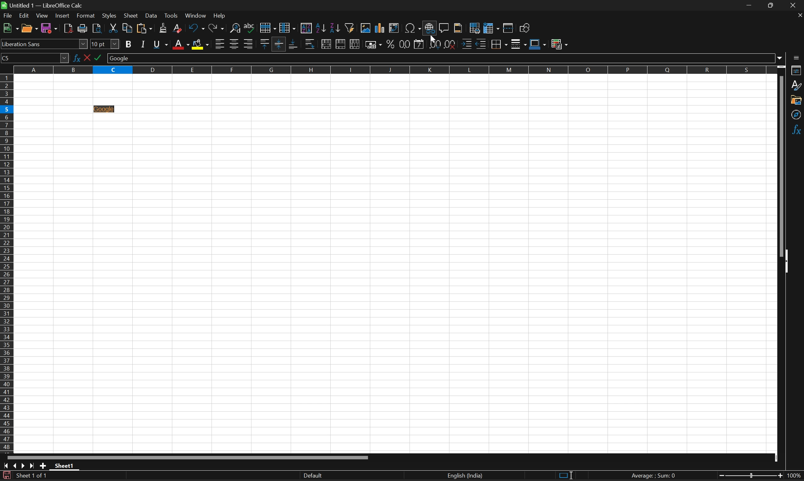  Describe the element at coordinates (464, 476) in the screenshot. I see `English (India)` at that location.